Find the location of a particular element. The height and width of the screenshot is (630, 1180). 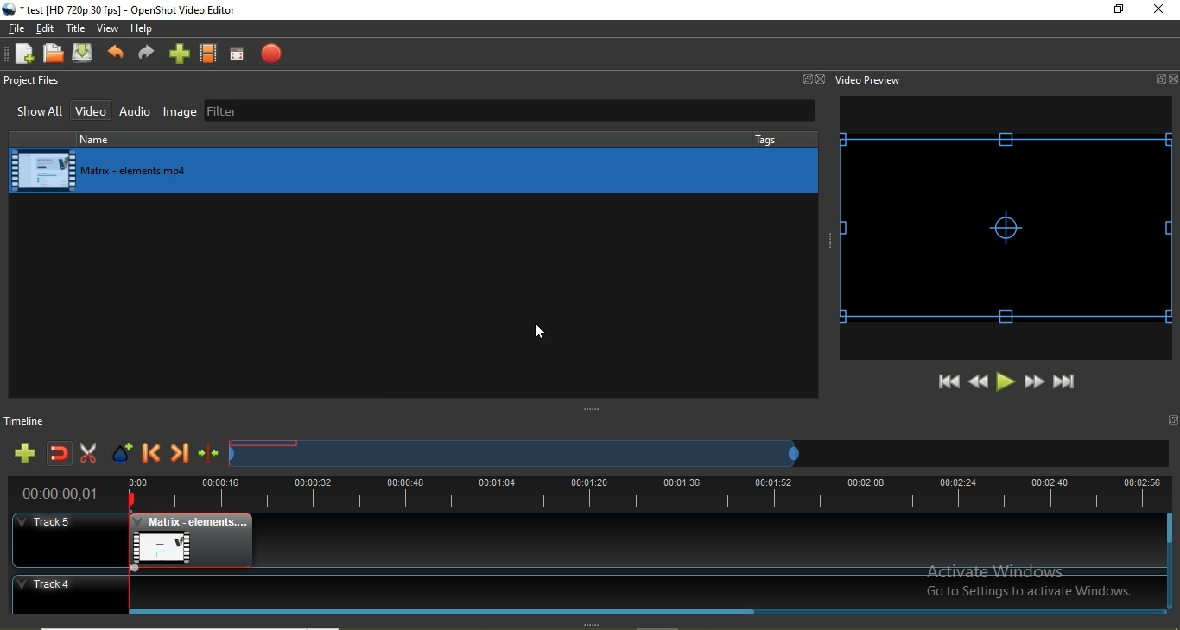

Timeline is located at coordinates (597, 494).